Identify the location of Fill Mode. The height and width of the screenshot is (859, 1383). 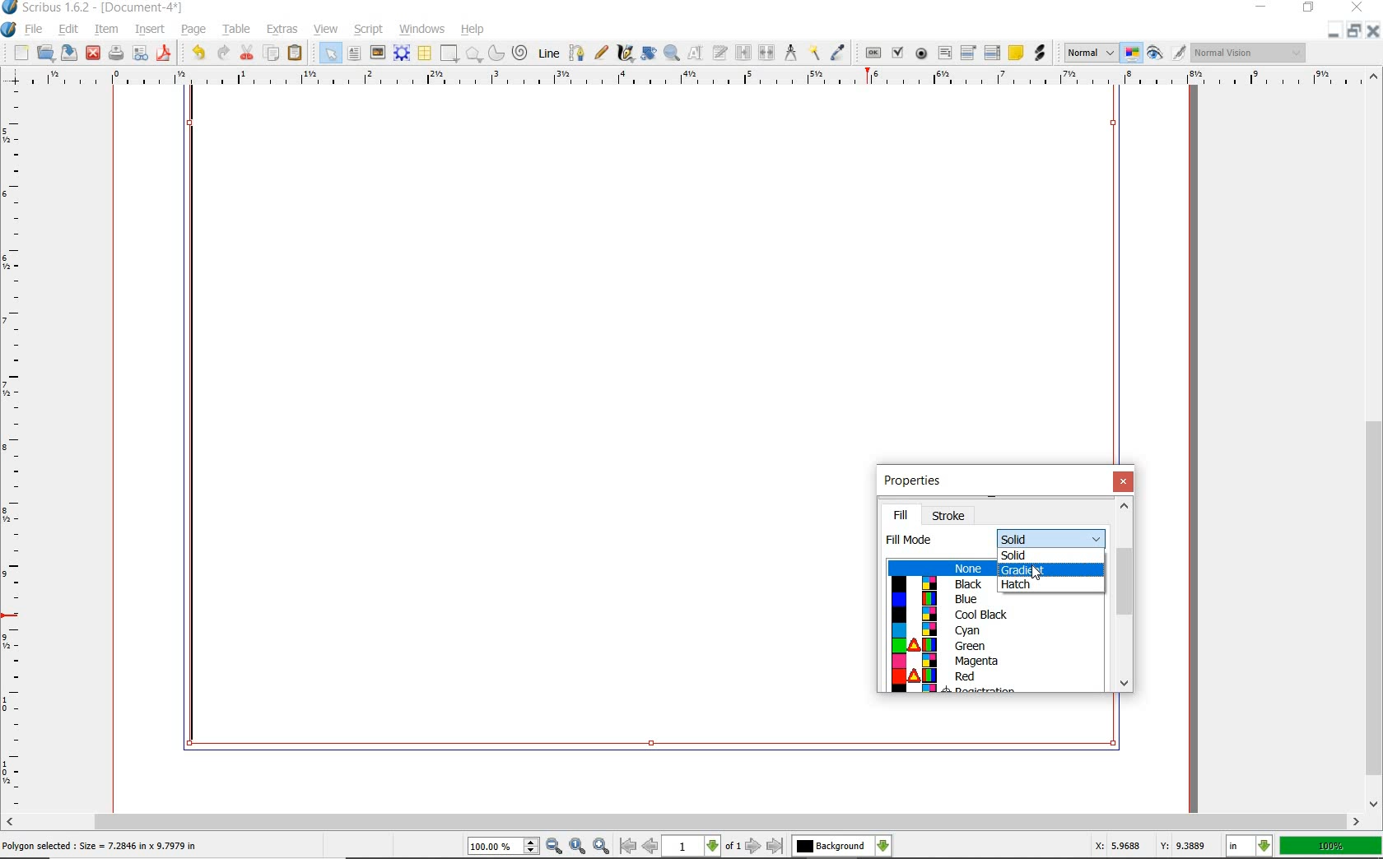
(914, 541).